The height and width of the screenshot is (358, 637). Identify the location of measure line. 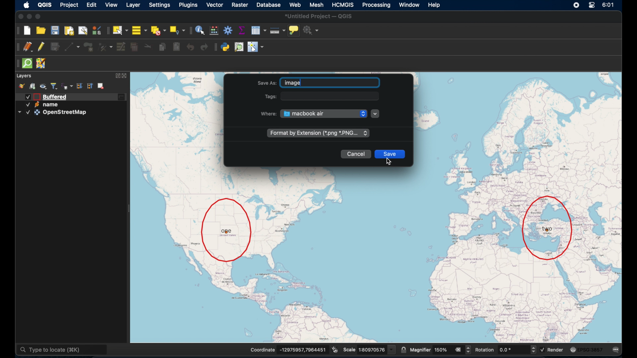
(277, 30).